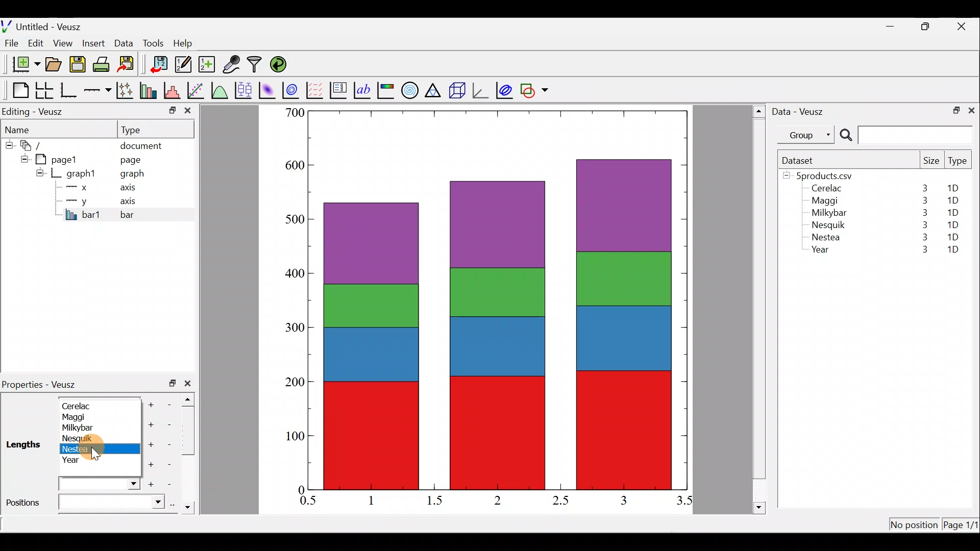 This screenshot has width=980, height=551. I want to click on Maggi, so click(76, 416).